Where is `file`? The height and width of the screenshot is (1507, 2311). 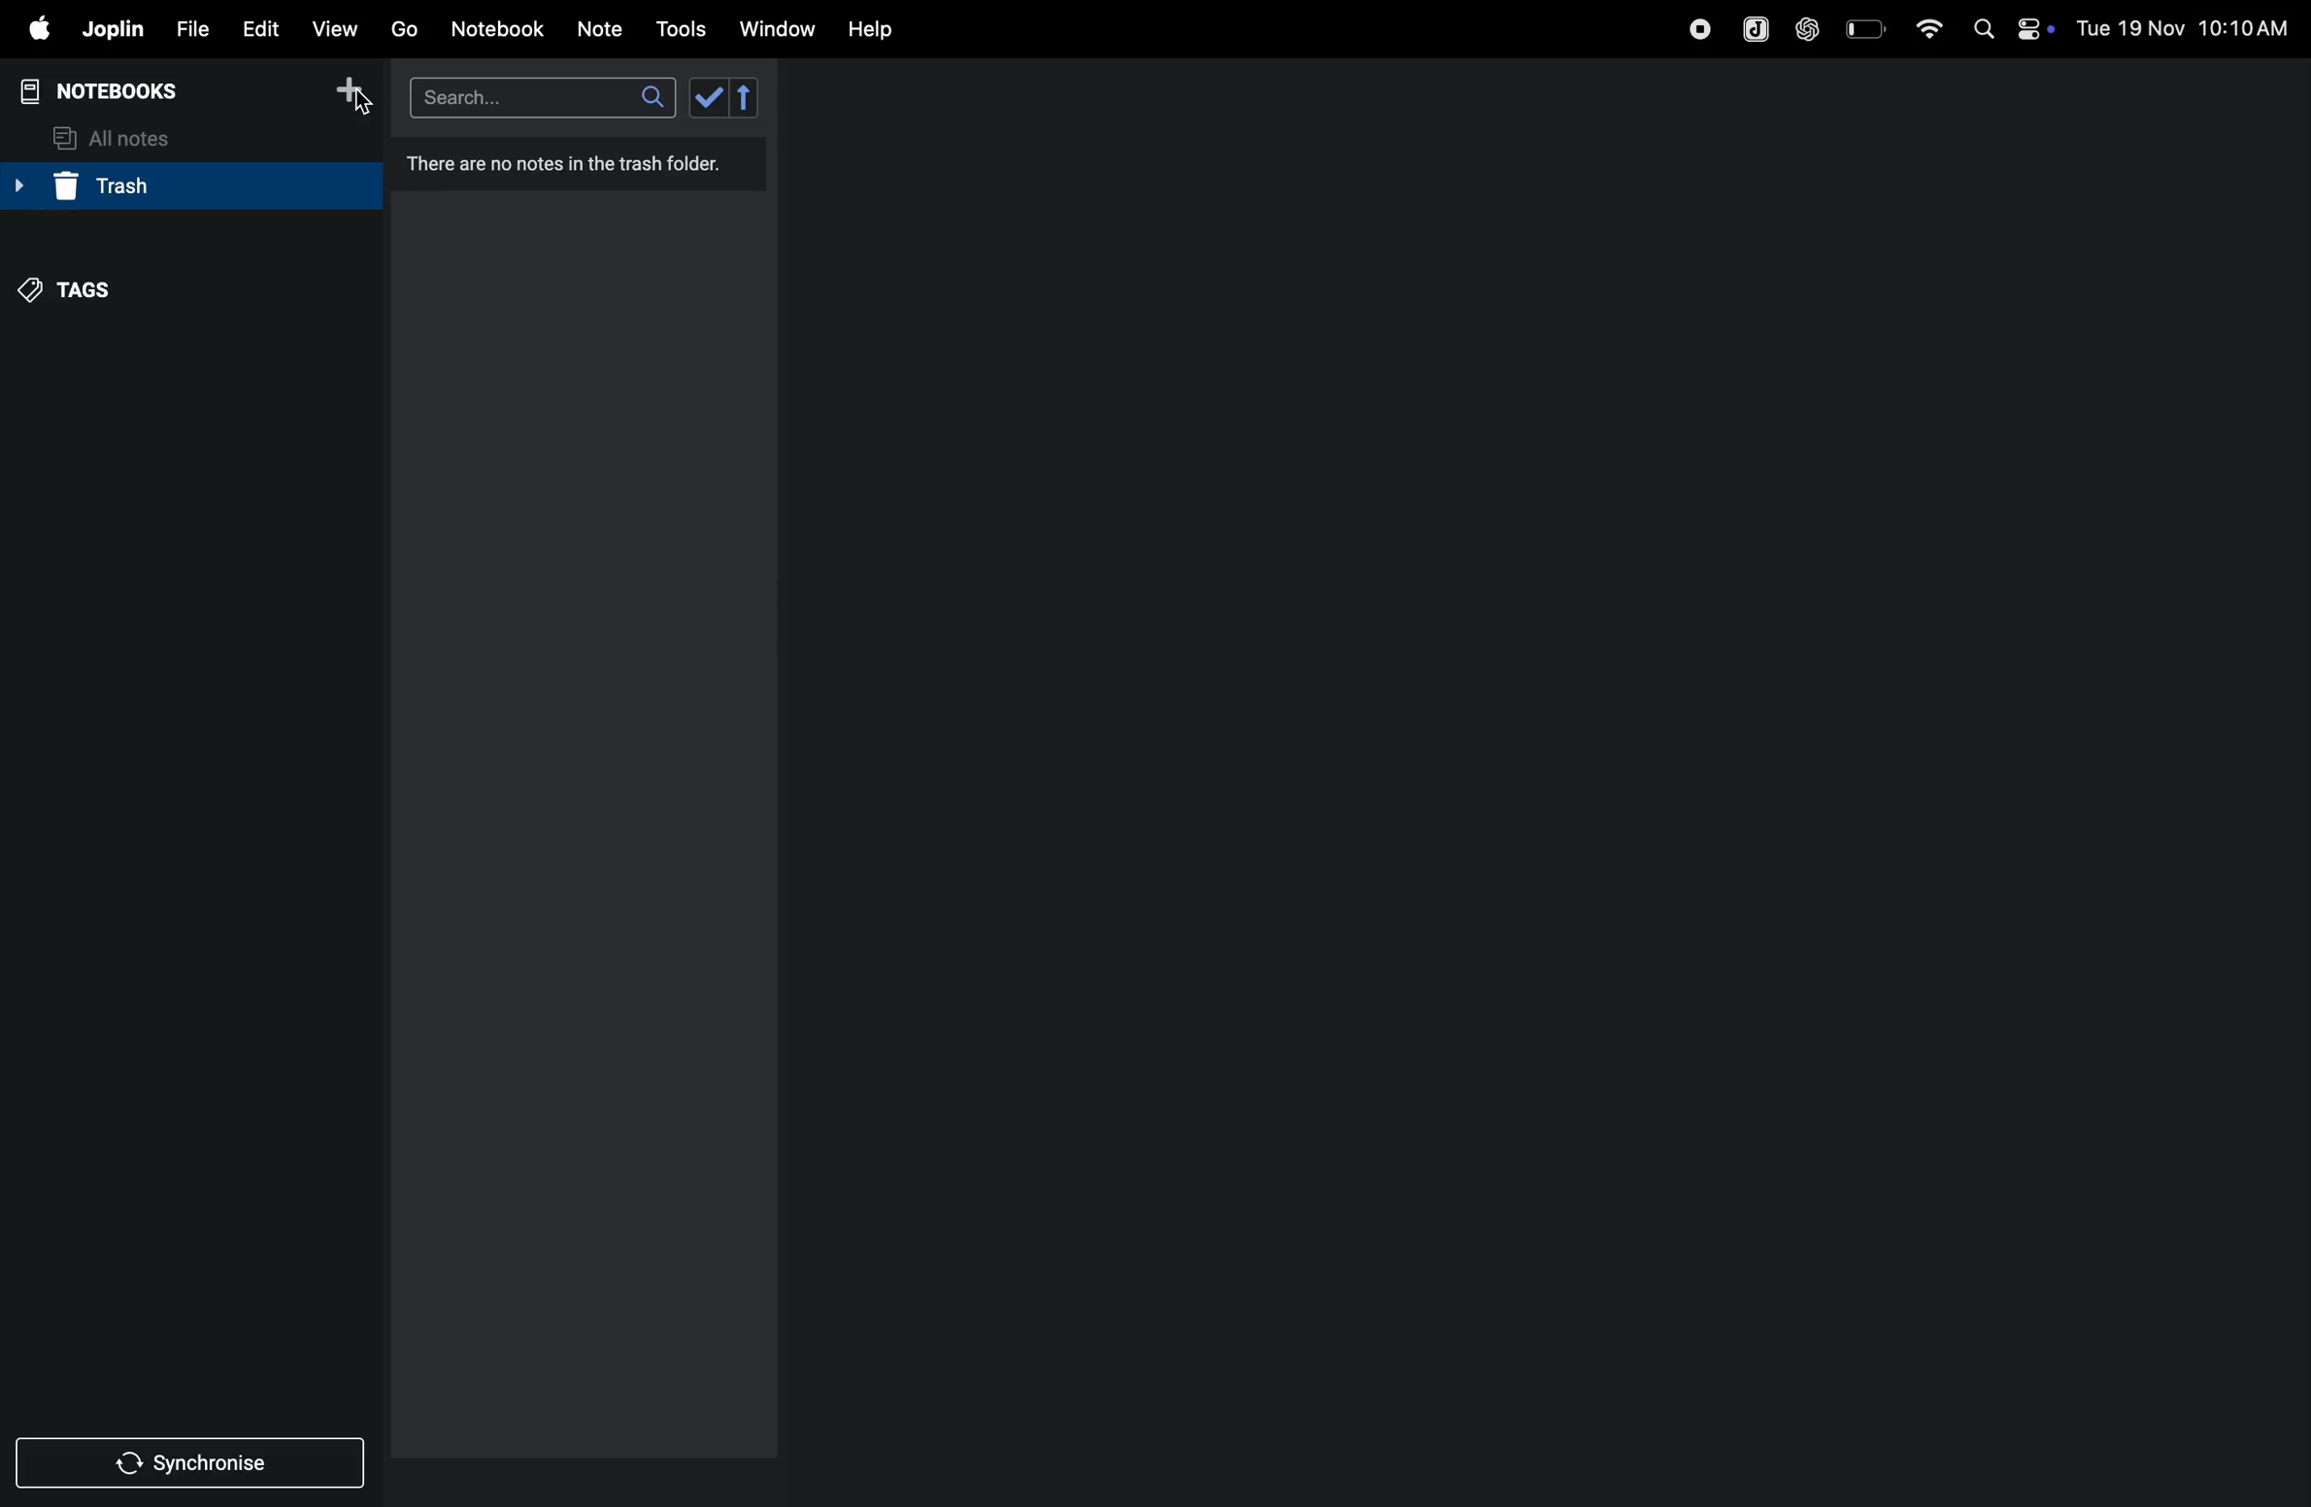
file is located at coordinates (191, 26).